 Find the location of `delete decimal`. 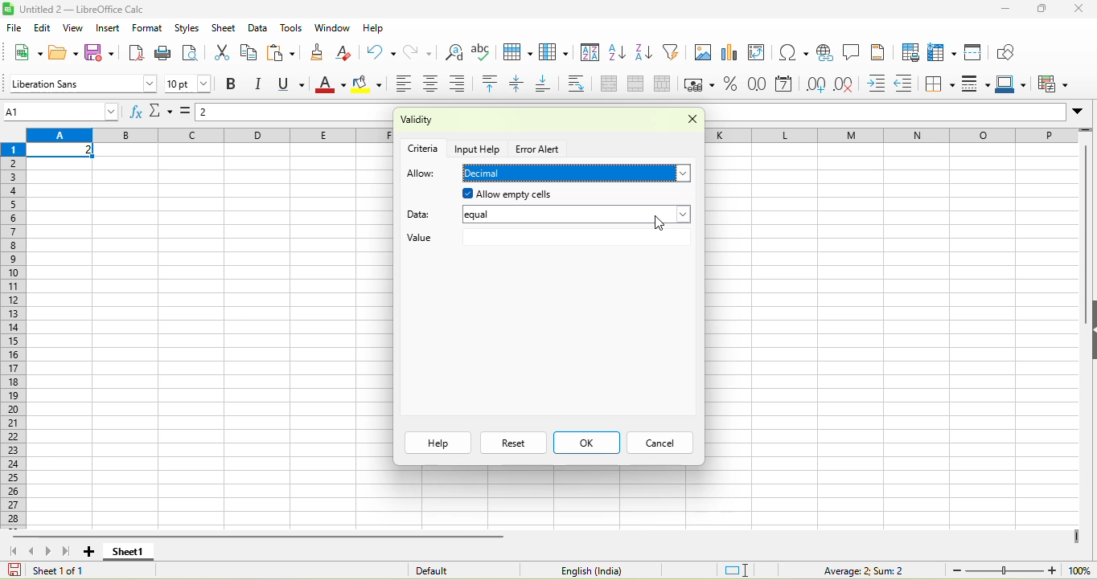

delete decimal is located at coordinates (850, 85).